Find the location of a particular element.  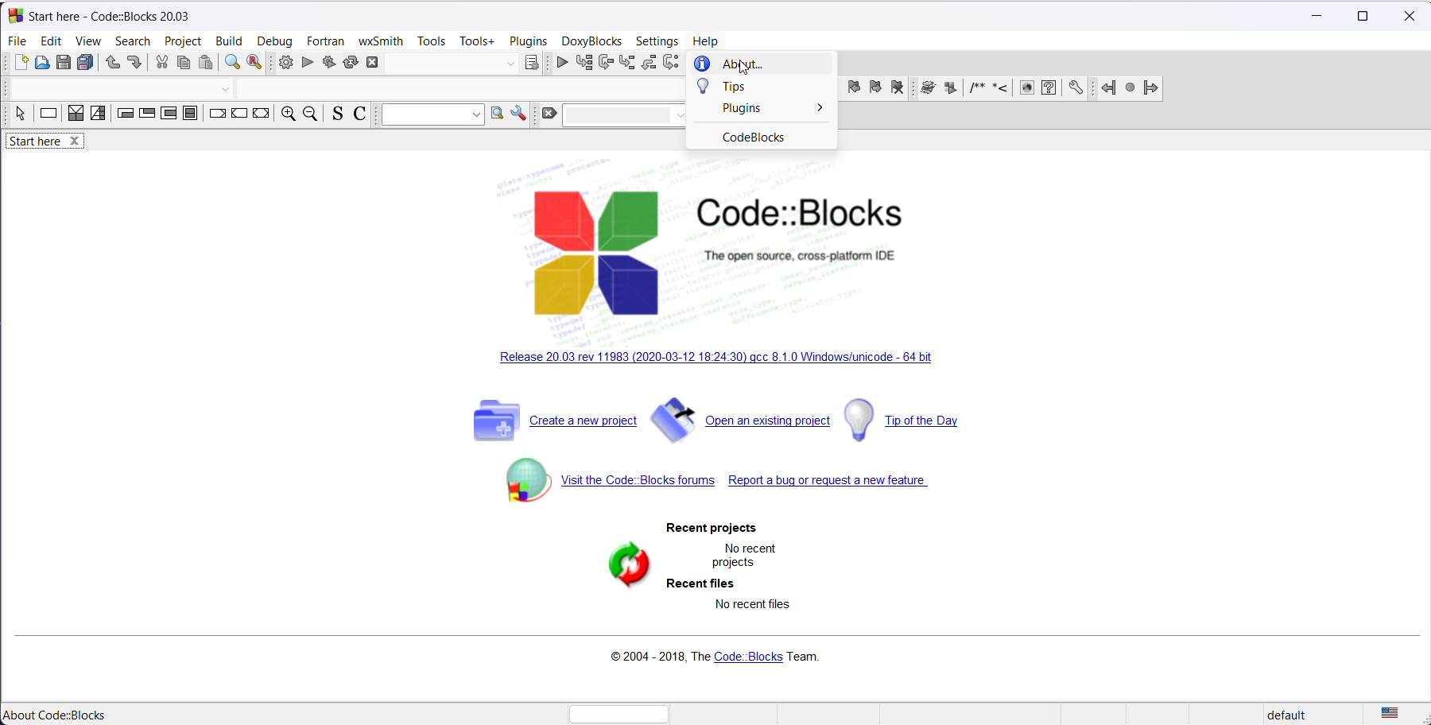

cut is located at coordinates (160, 63).